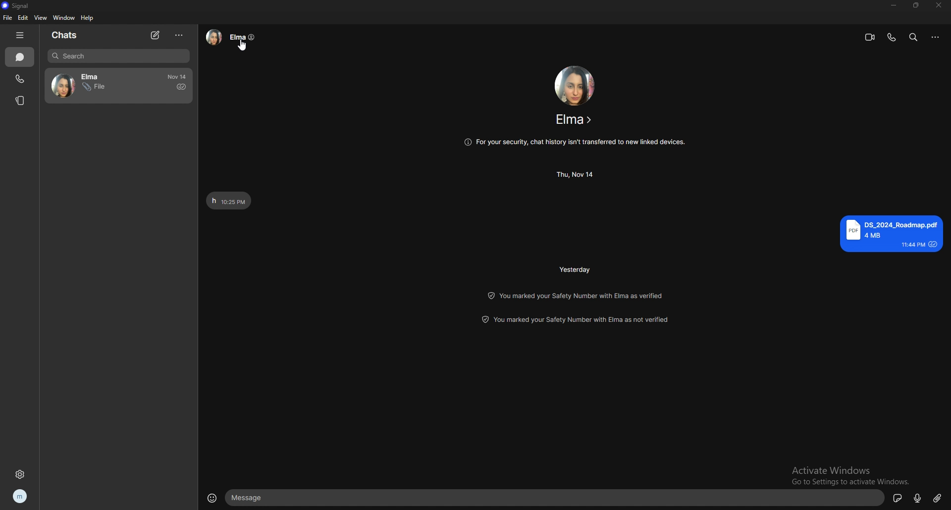 This screenshot has height=510, width=951. Describe the element at coordinates (890, 232) in the screenshot. I see `text` at that location.